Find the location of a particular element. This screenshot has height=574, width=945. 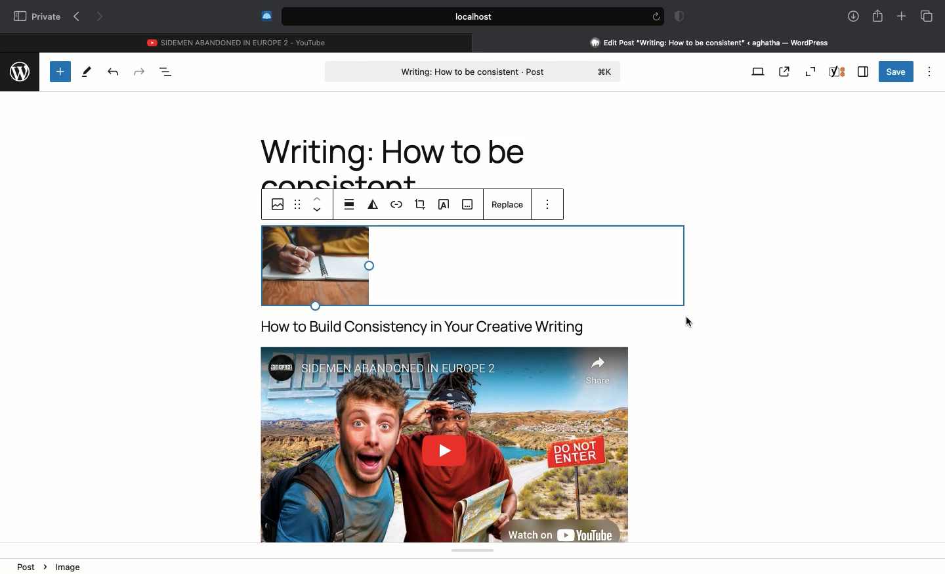

link is located at coordinates (396, 206).